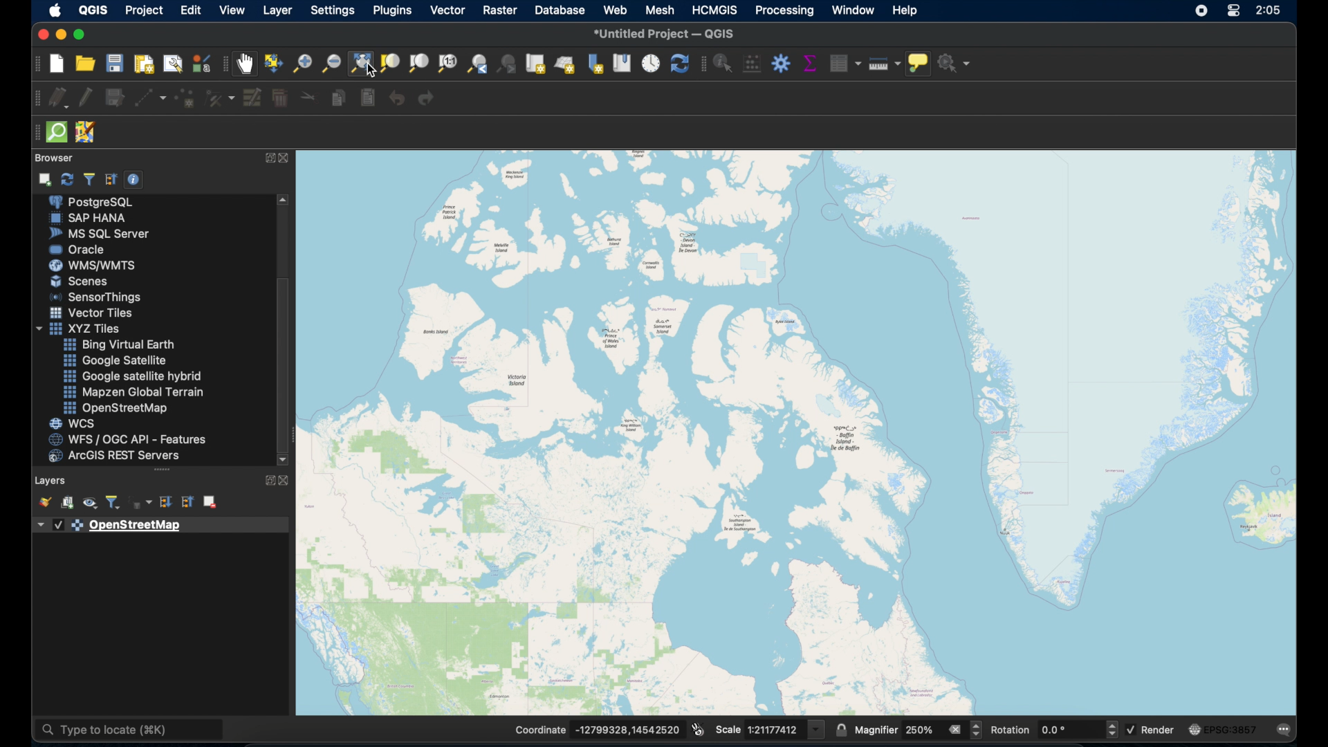  I want to click on maximize, so click(82, 35).